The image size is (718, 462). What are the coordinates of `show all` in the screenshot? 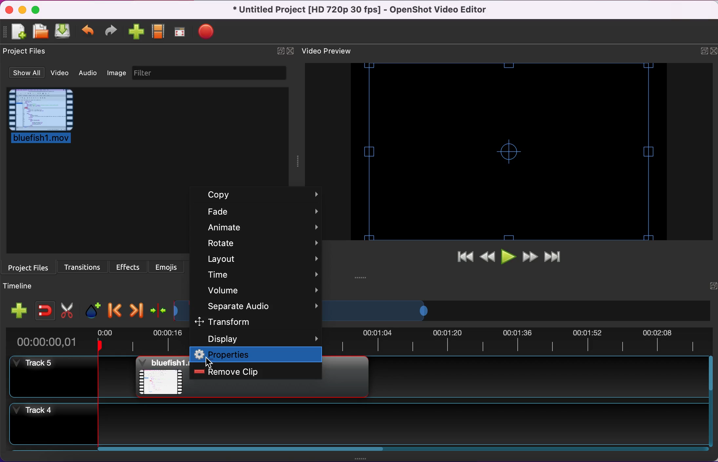 It's located at (23, 73).